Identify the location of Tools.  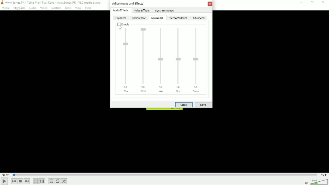
(68, 8).